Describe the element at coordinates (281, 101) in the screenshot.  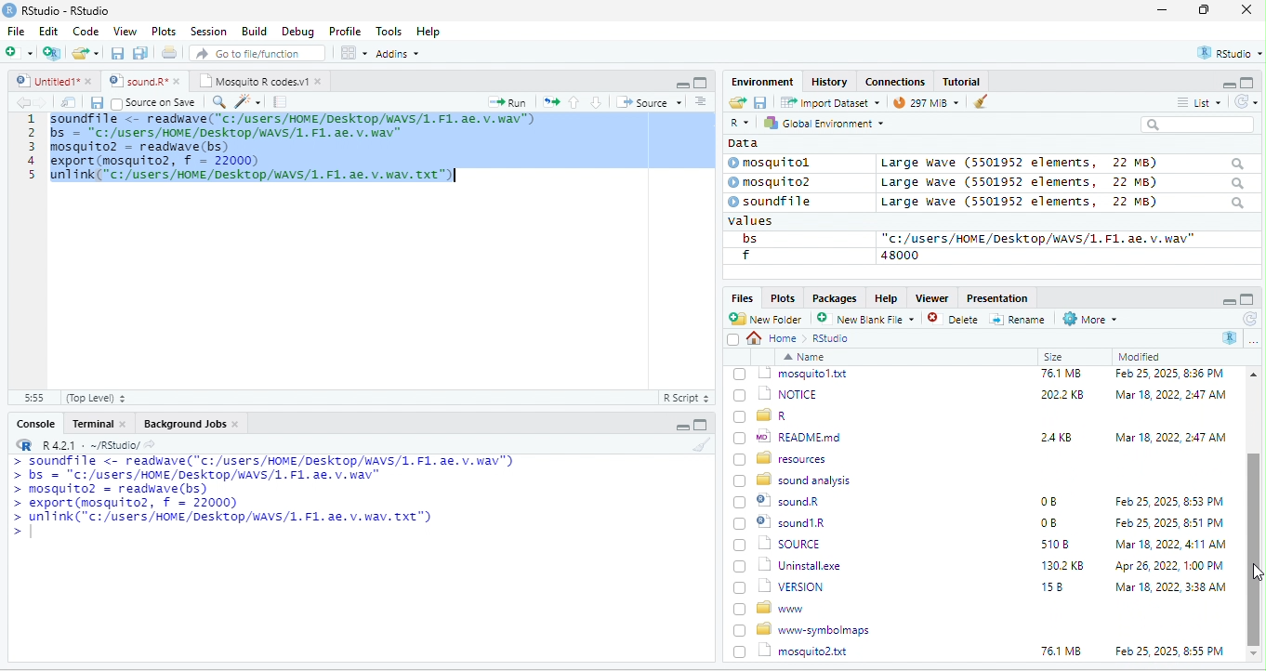
I see `note` at that location.